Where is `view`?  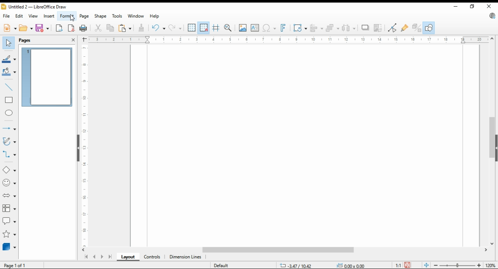
view is located at coordinates (33, 16).